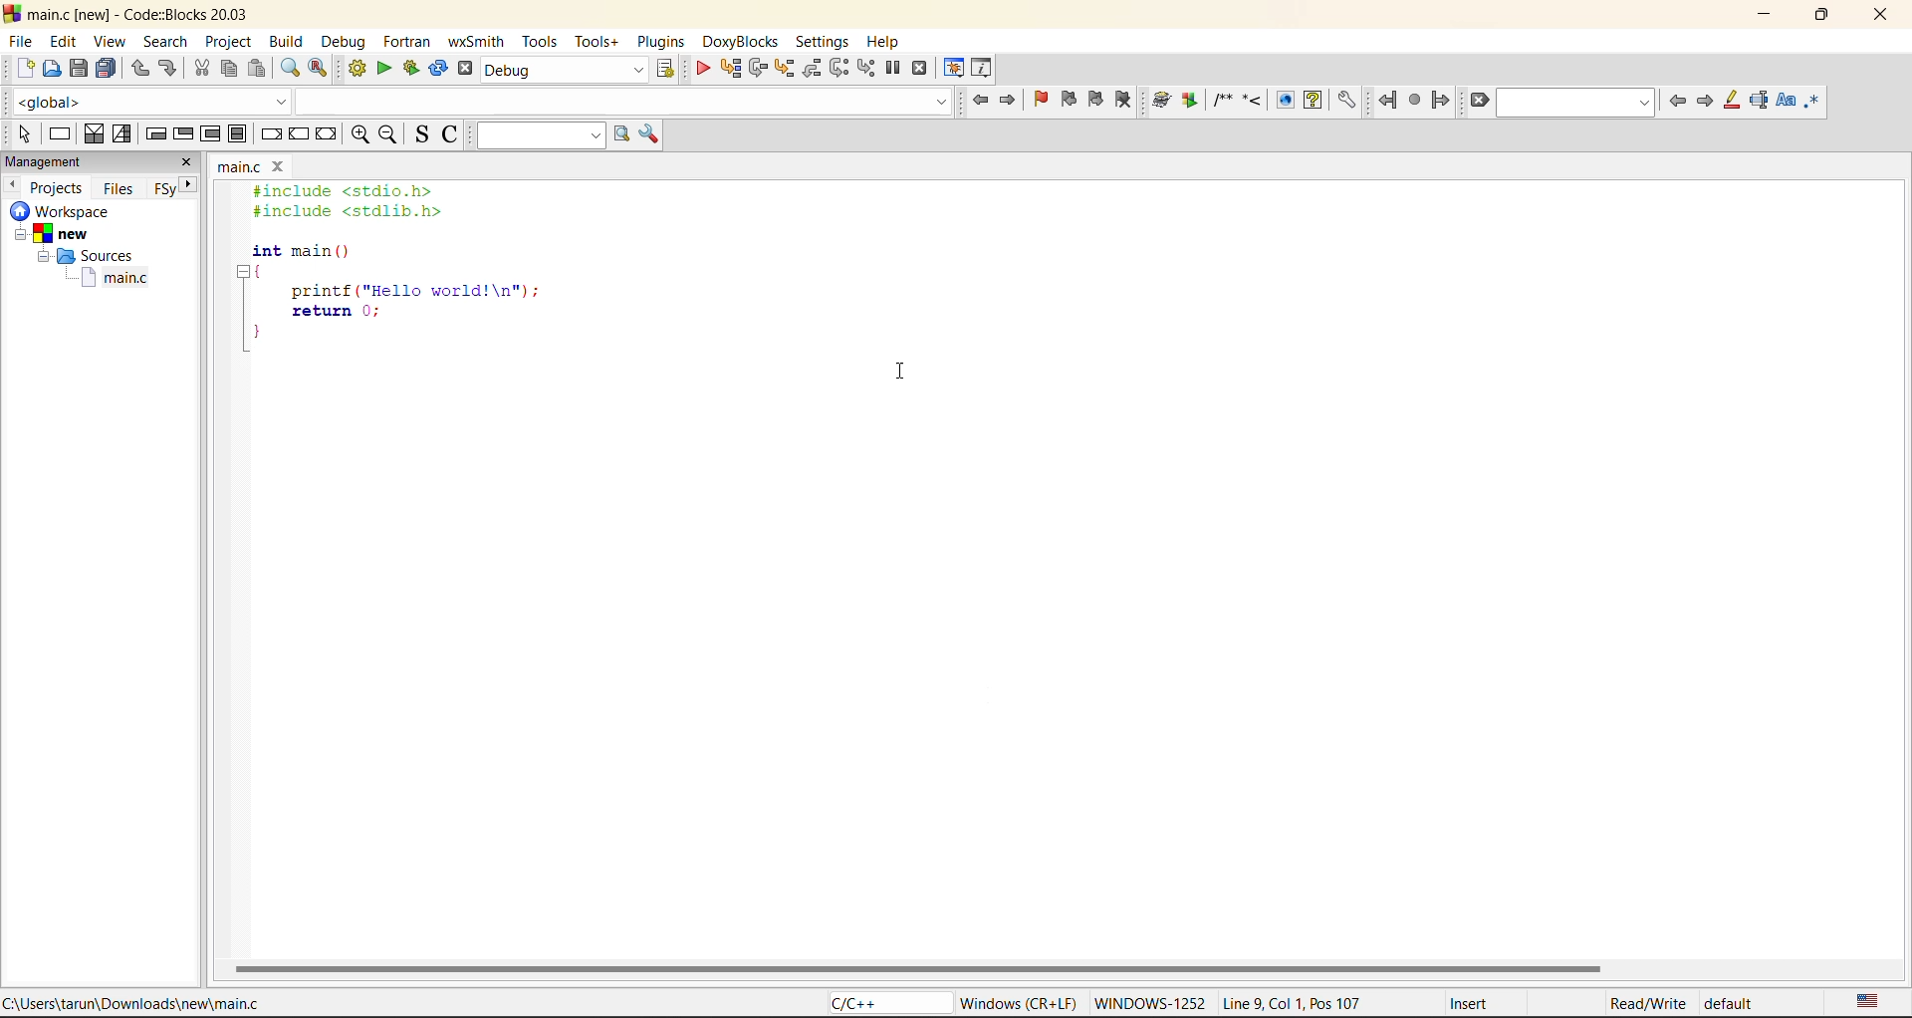  What do you see at coordinates (382, 71) in the screenshot?
I see `run` at bounding box center [382, 71].